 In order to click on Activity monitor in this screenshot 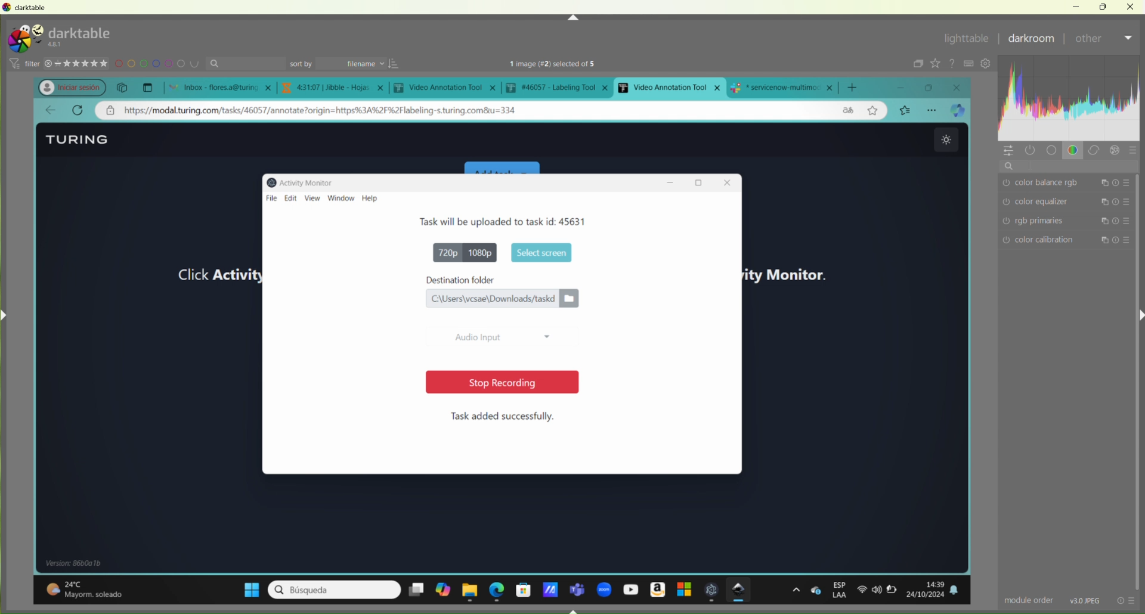, I will do `click(305, 181)`.